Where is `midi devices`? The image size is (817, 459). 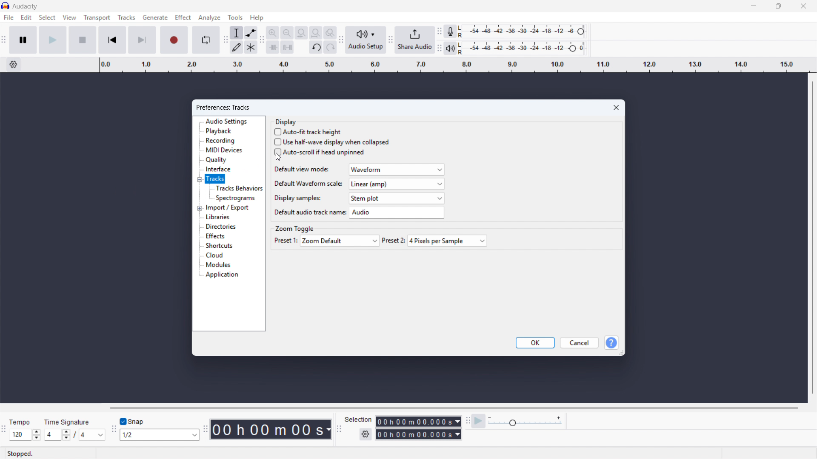
midi devices is located at coordinates (223, 150).